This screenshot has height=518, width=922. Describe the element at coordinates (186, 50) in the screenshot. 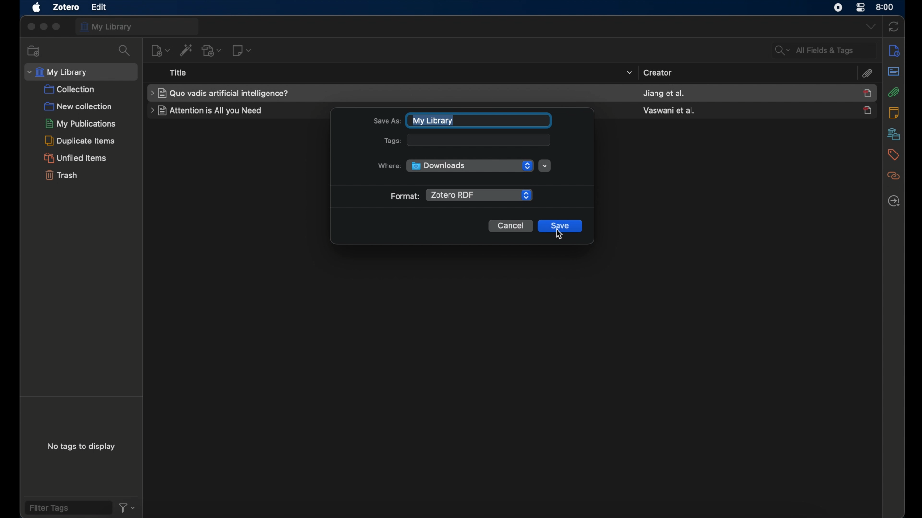

I see `add item by identifier` at that location.